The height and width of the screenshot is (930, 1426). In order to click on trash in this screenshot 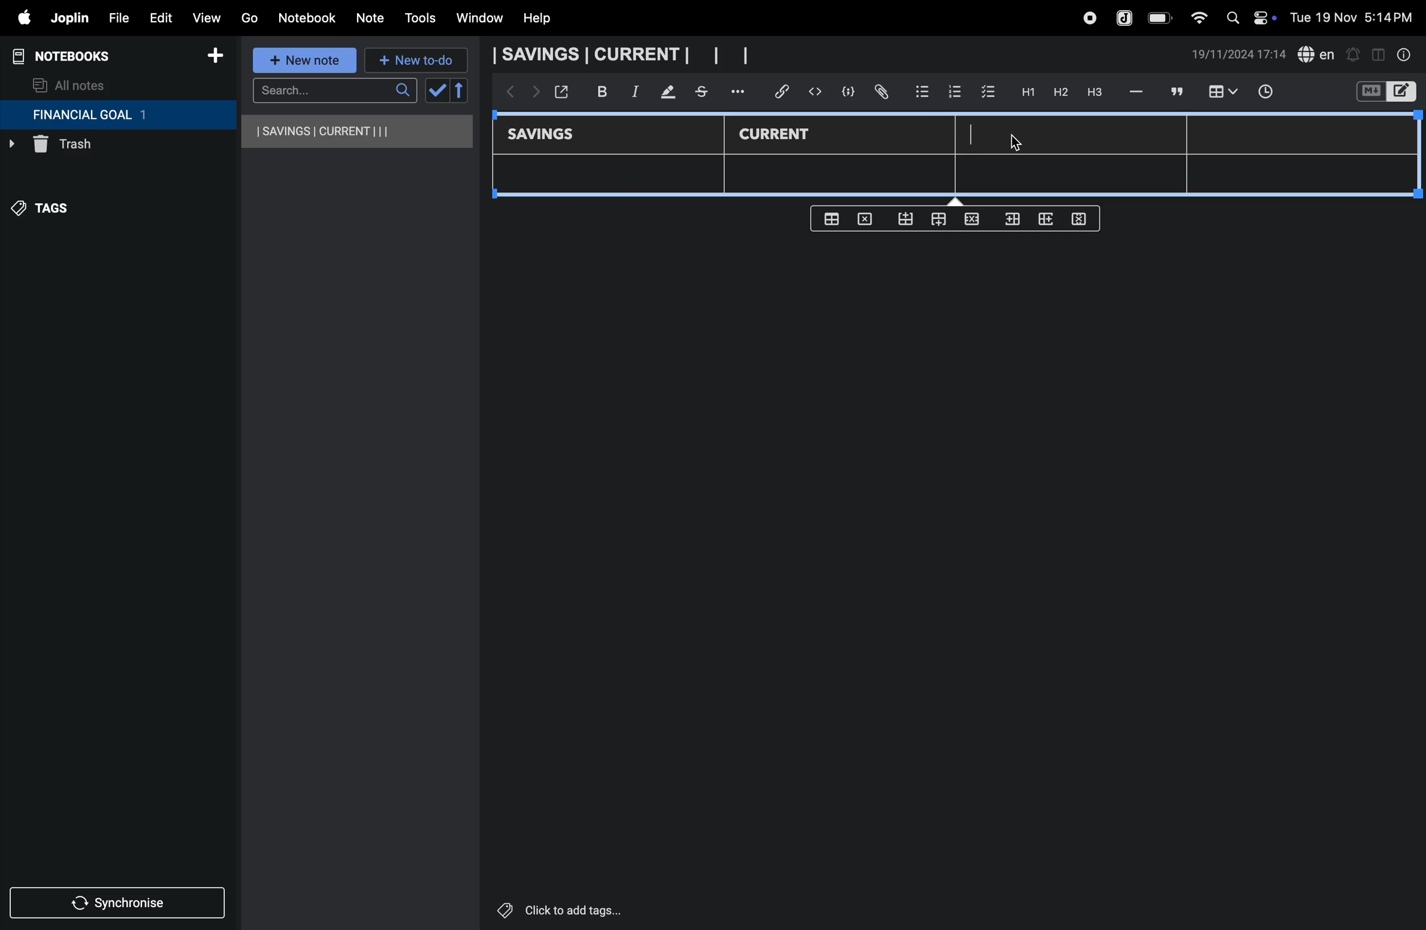, I will do `click(93, 147)`.